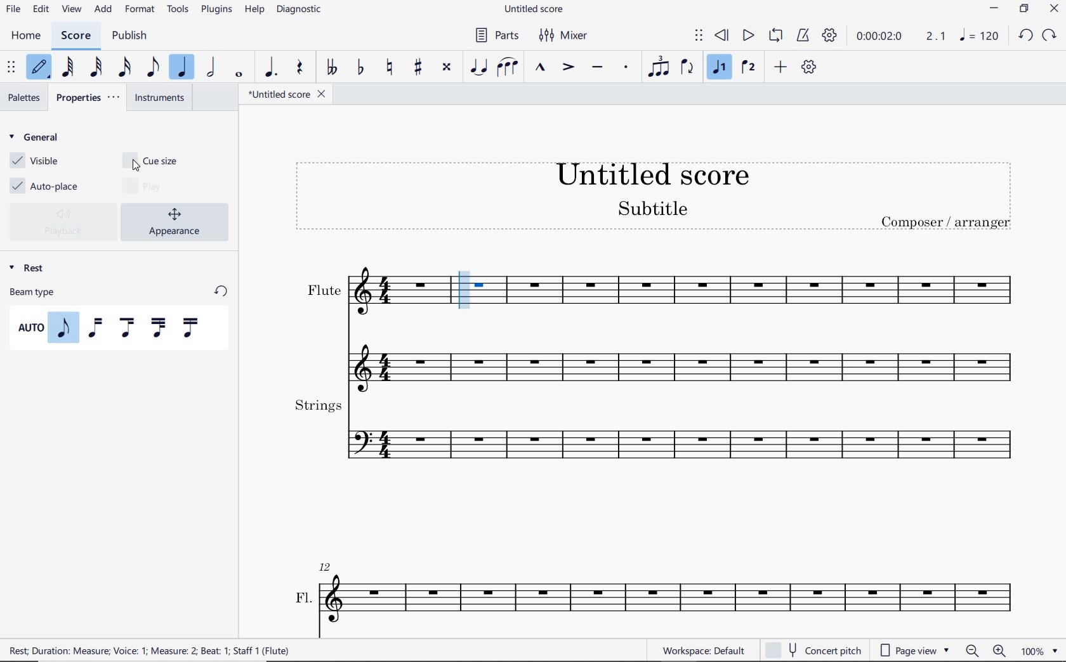 The image size is (1066, 662). I want to click on TOGGLE SHARP, so click(418, 66).